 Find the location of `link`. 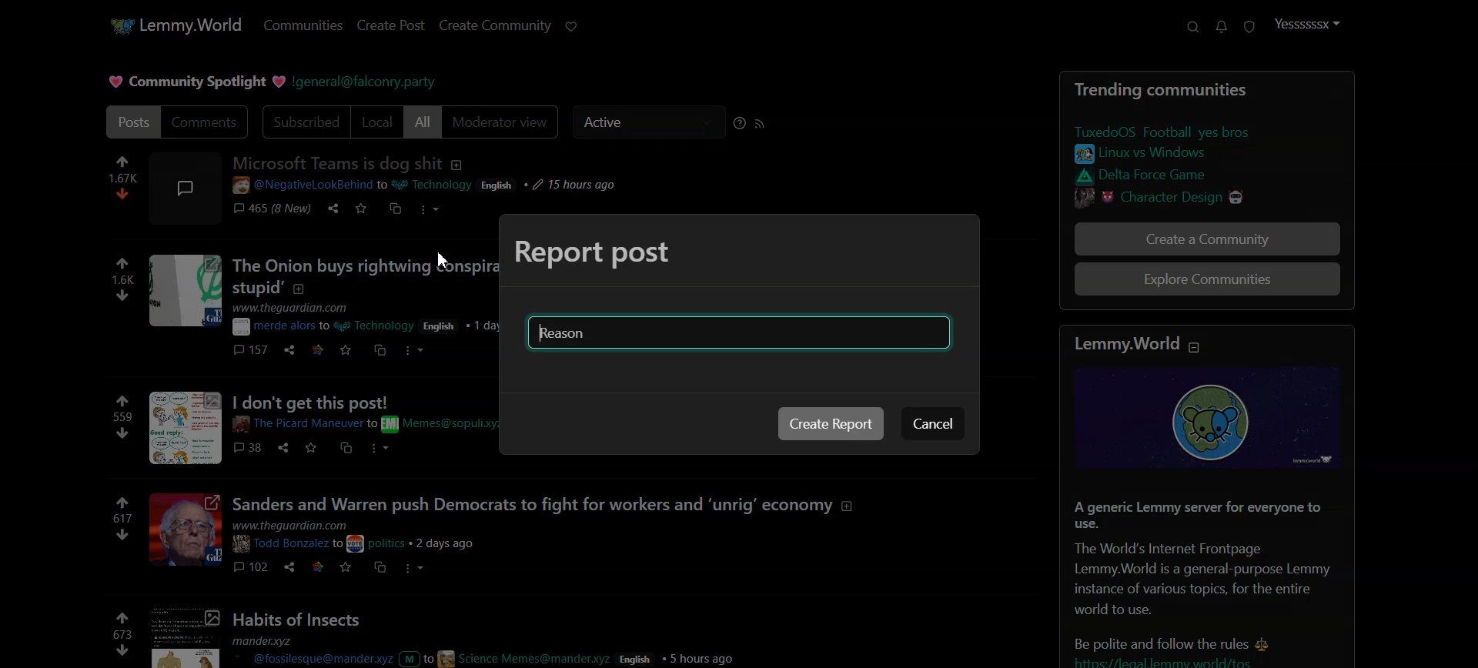

link is located at coordinates (1165, 154).